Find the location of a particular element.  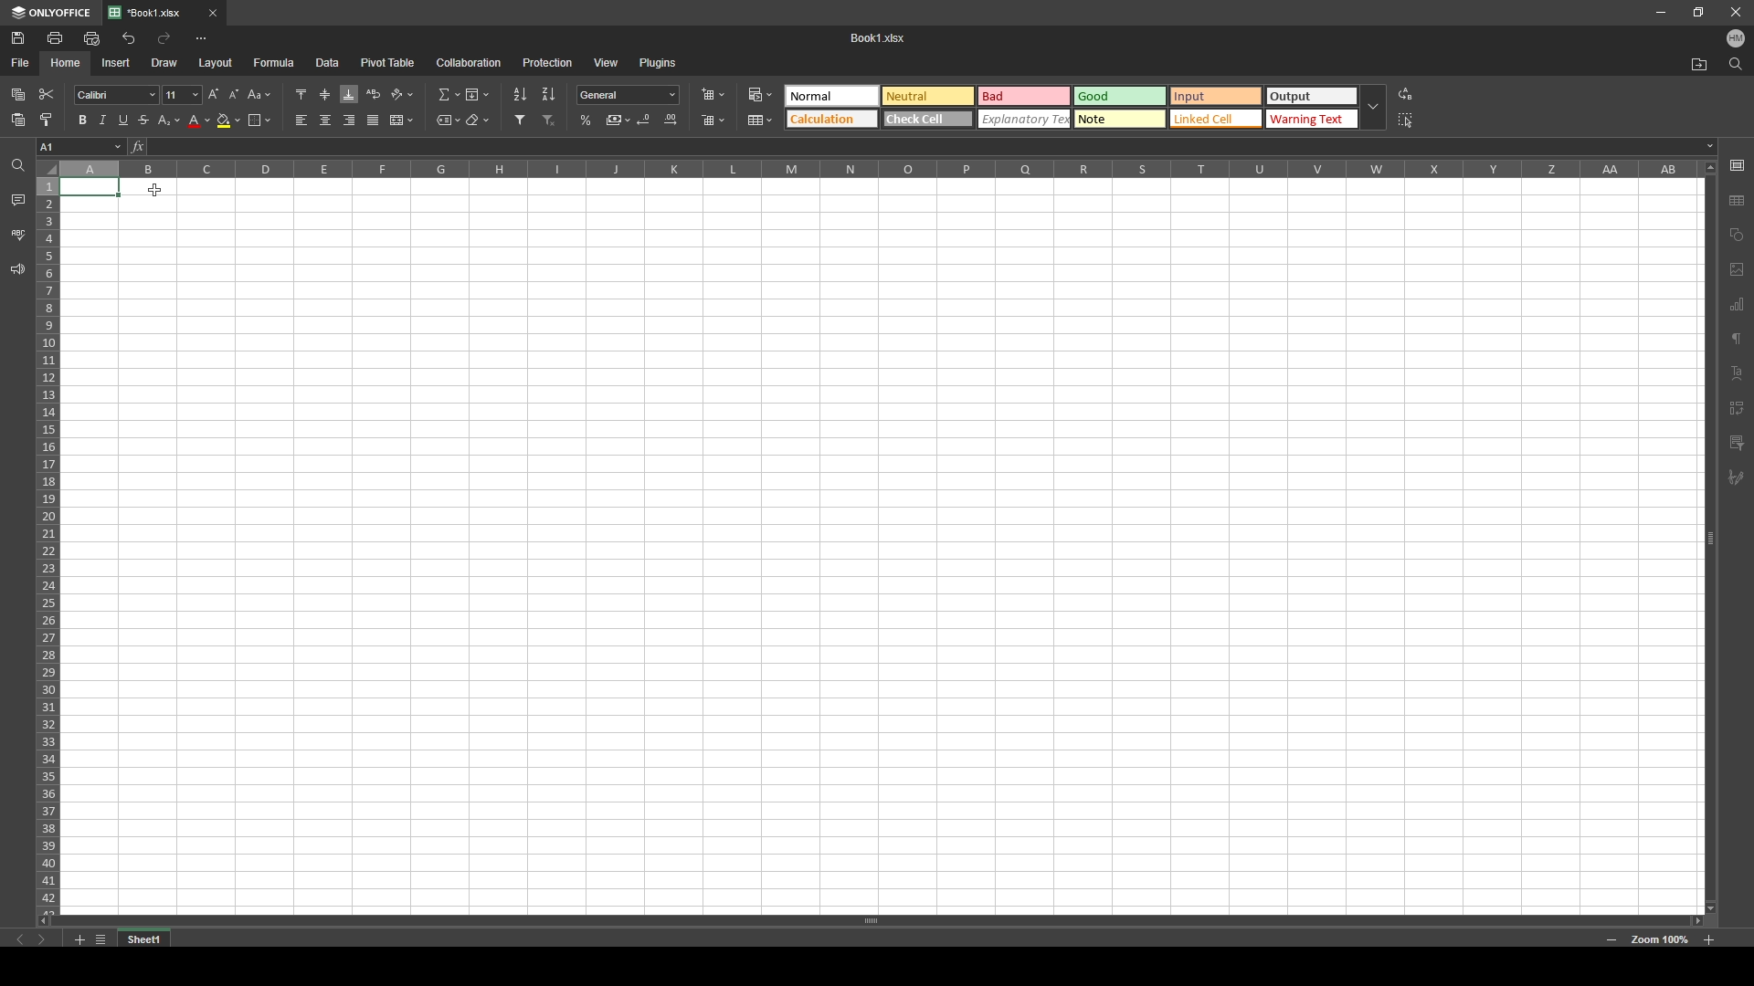

quick print is located at coordinates (93, 37).